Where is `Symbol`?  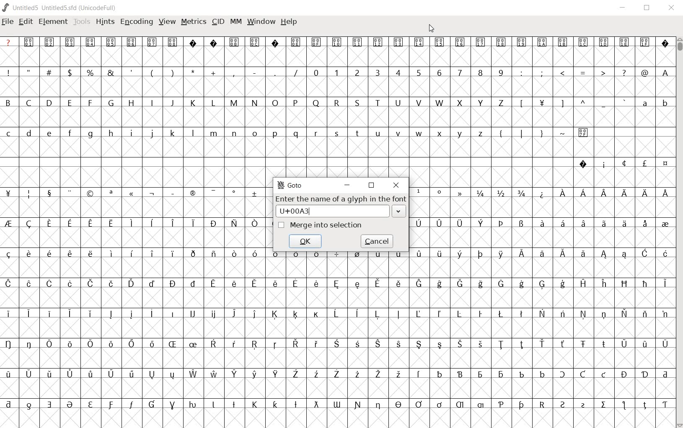
Symbol is located at coordinates (131, 222).